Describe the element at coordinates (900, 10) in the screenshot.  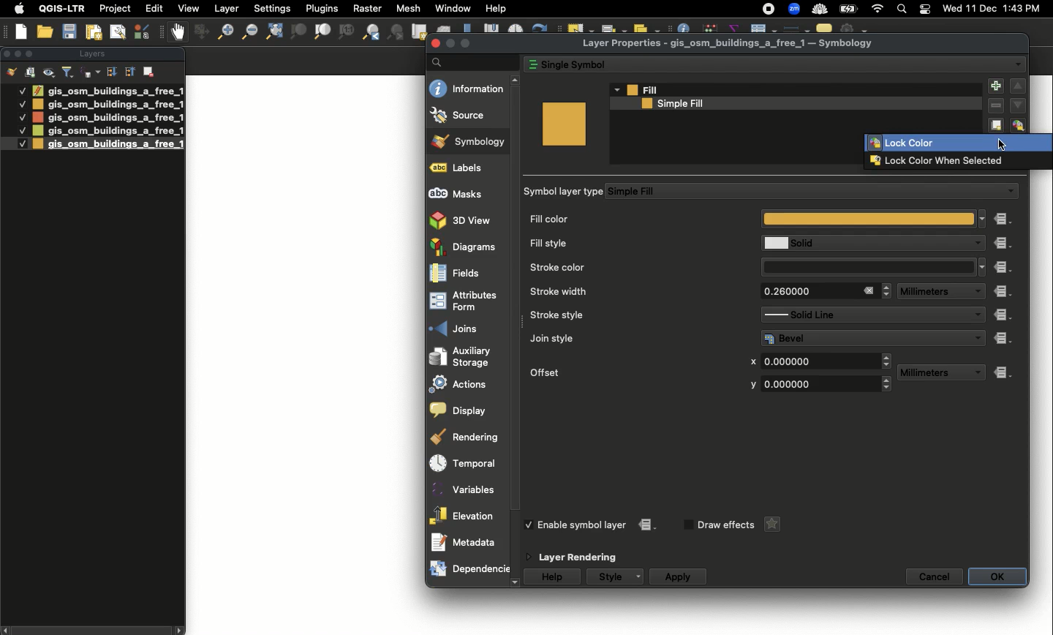
I see `Search` at that location.